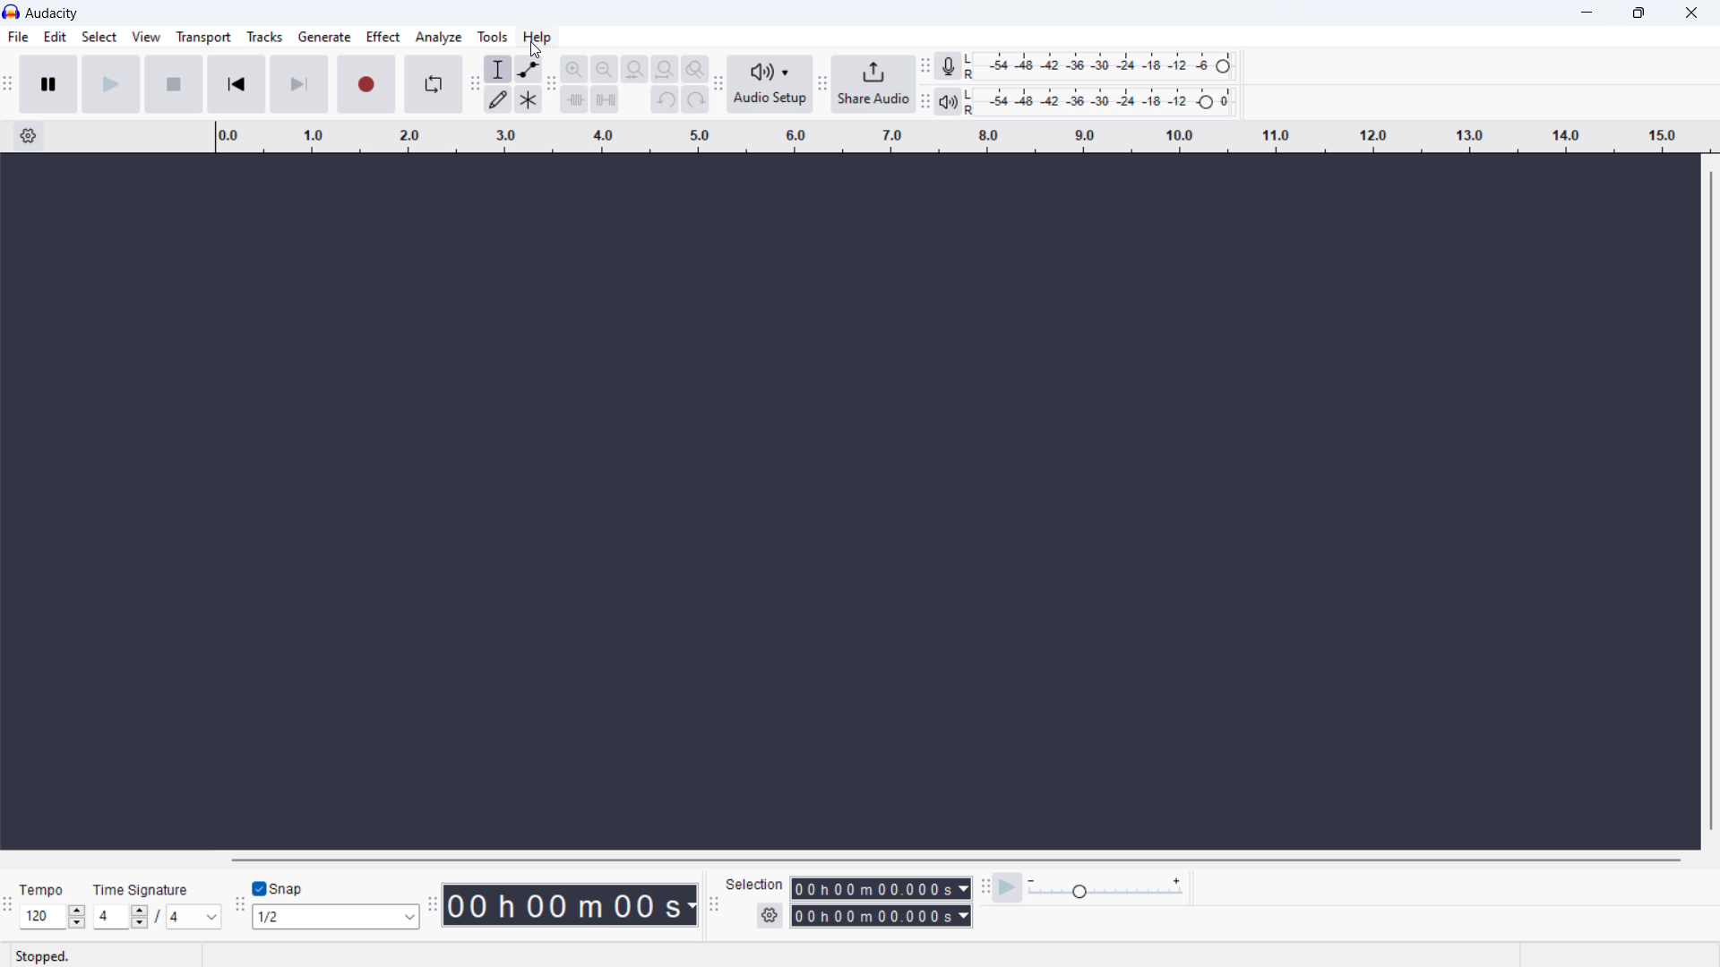 This screenshot has height=967, width=1720. What do you see at coordinates (569, 904) in the screenshot?
I see `timestamp` at bounding box center [569, 904].